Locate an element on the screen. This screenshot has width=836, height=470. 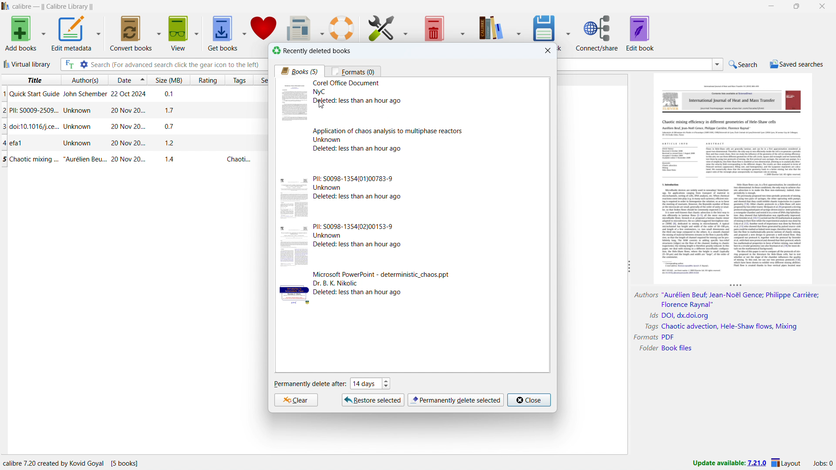
add books  is located at coordinates (21, 33).